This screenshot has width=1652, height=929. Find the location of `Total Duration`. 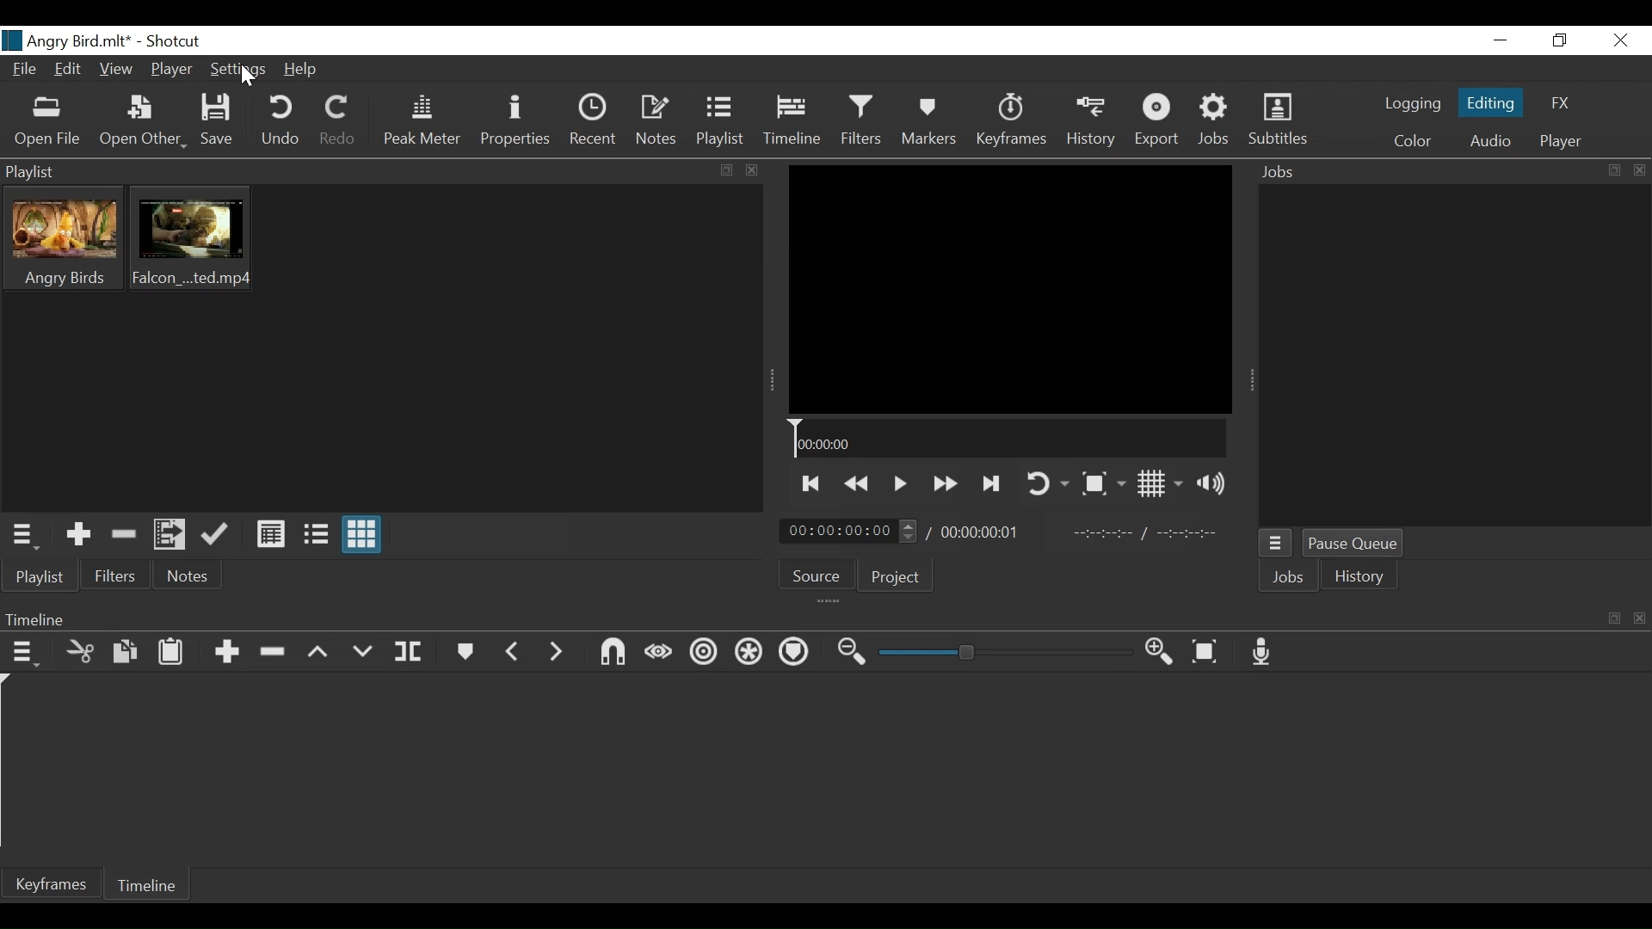

Total Duration is located at coordinates (982, 532).